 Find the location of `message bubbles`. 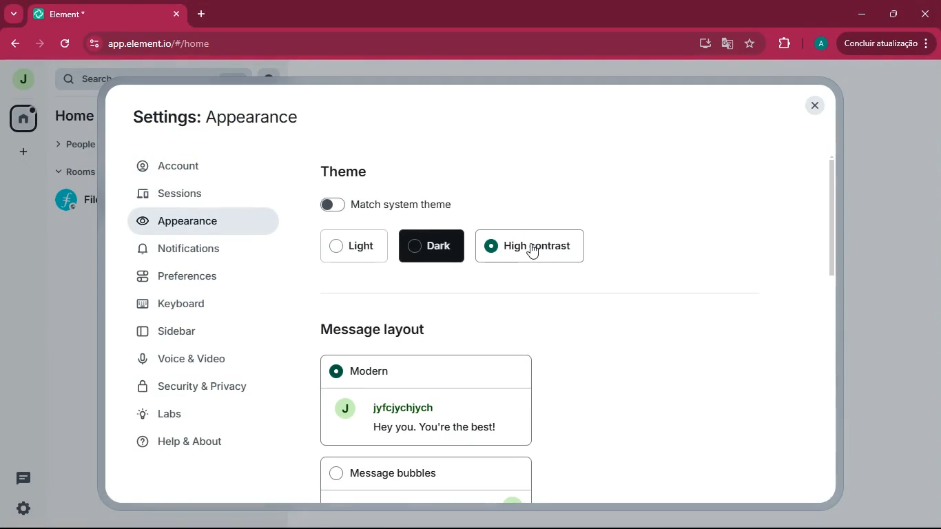

message bubbles is located at coordinates (435, 478).